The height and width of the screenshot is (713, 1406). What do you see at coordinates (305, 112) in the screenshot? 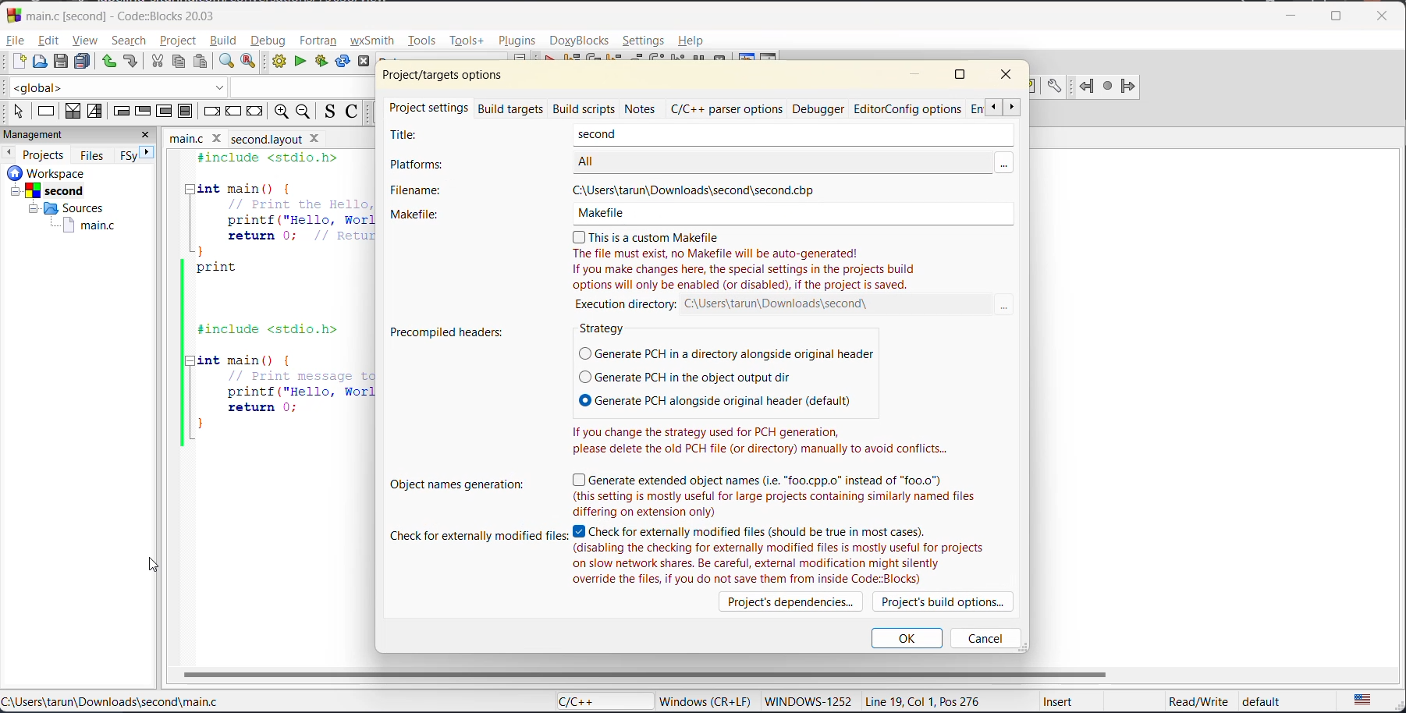
I see `zoom out` at bounding box center [305, 112].